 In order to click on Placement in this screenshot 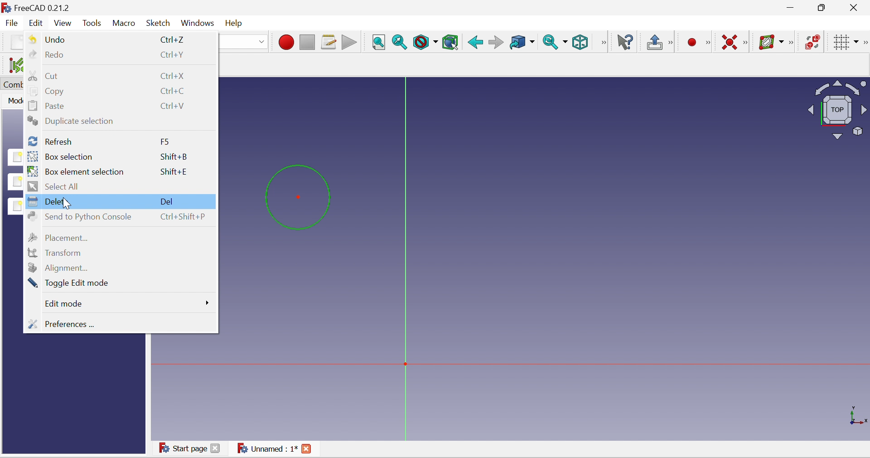, I will do `click(58, 238)`.